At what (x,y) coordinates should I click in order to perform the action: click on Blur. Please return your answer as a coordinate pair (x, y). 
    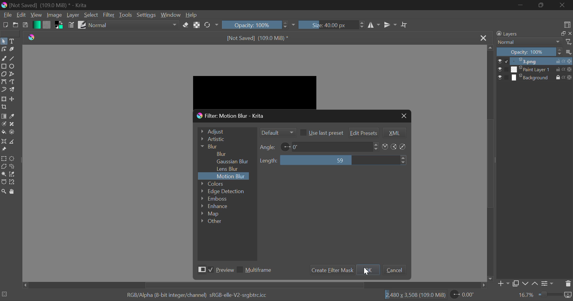
    Looking at the image, I should click on (222, 153).